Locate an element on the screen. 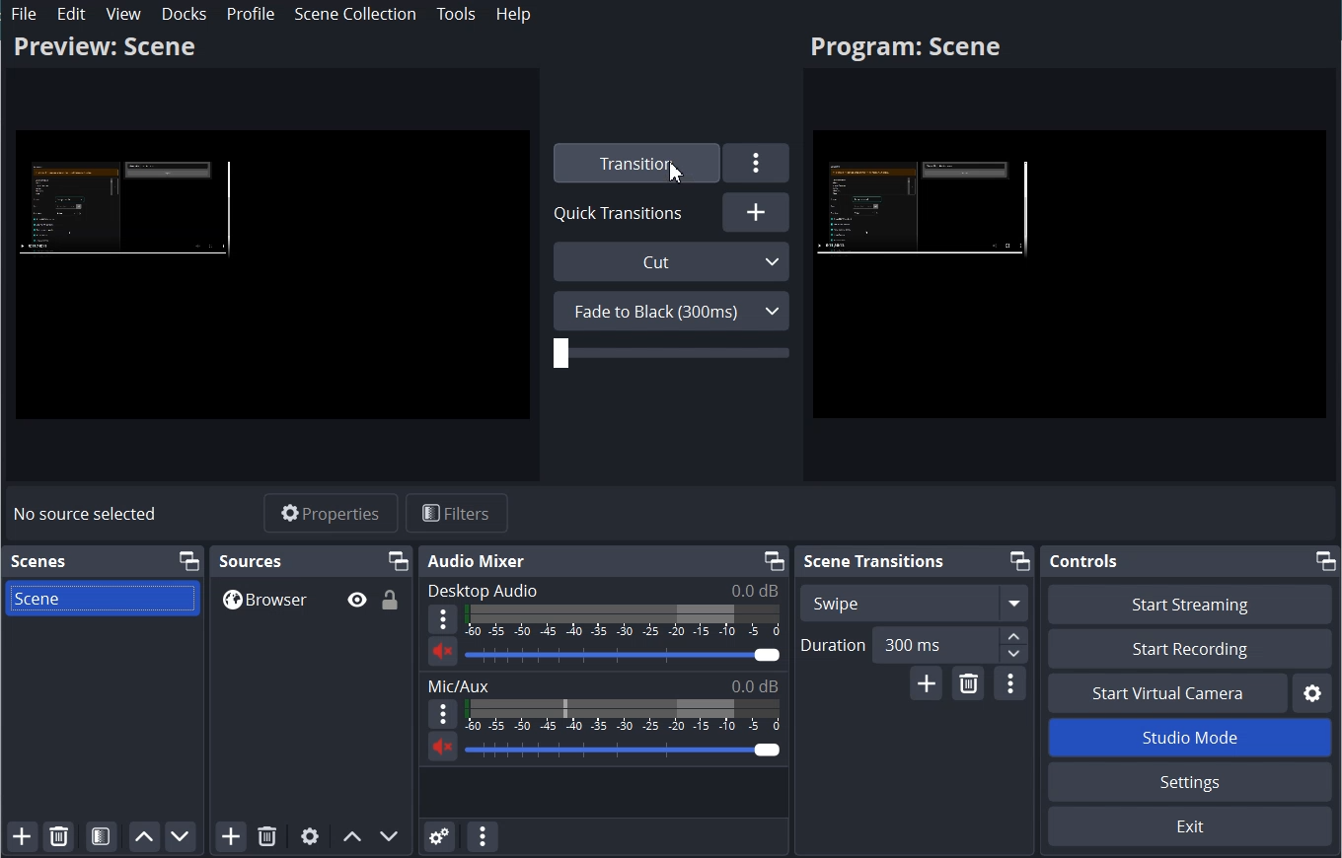 The width and height of the screenshot is (1342, 858). Fade Adjuster is located at coordinates (671, 353).